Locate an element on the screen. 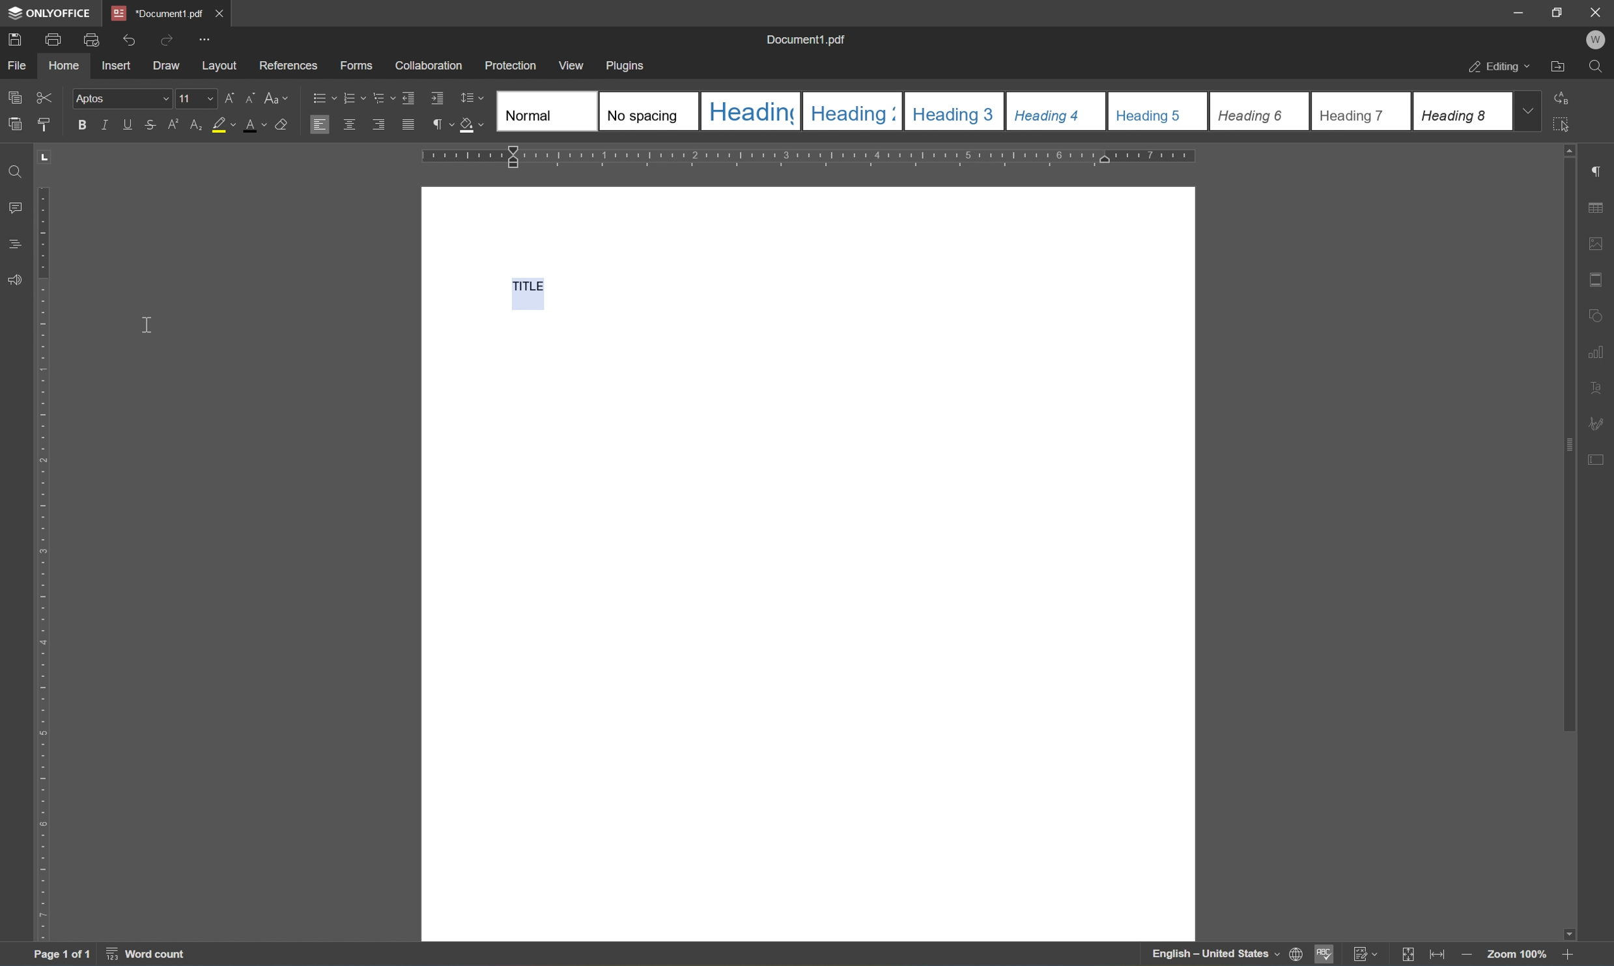 The height and width of the screenshot is (966, 1614). cut is located at coordinates (44, 98).